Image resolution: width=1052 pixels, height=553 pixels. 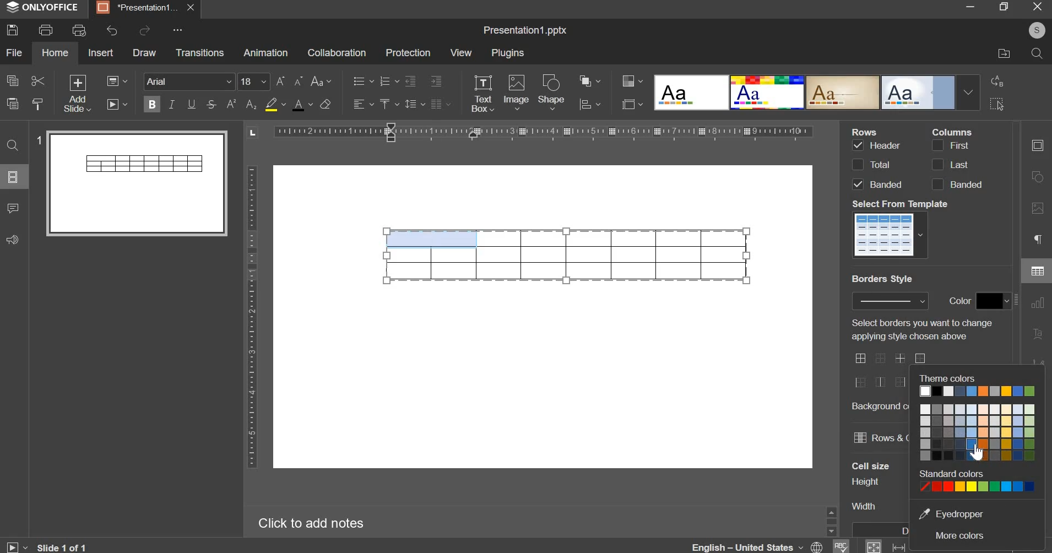 I want to click on cut, so click(x=37, y=82).